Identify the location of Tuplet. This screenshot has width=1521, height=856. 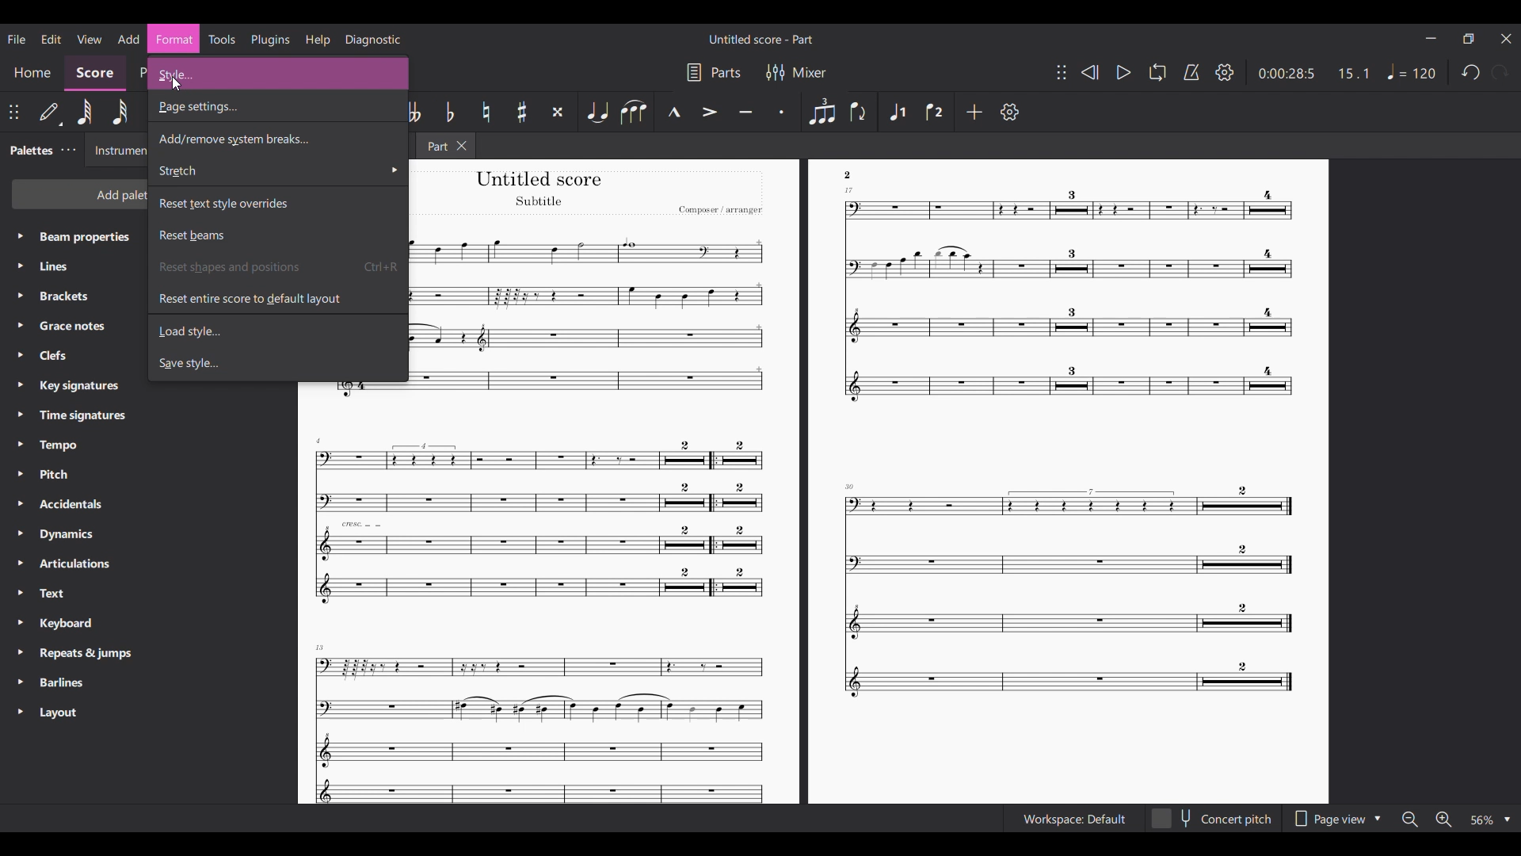
(821, 112).